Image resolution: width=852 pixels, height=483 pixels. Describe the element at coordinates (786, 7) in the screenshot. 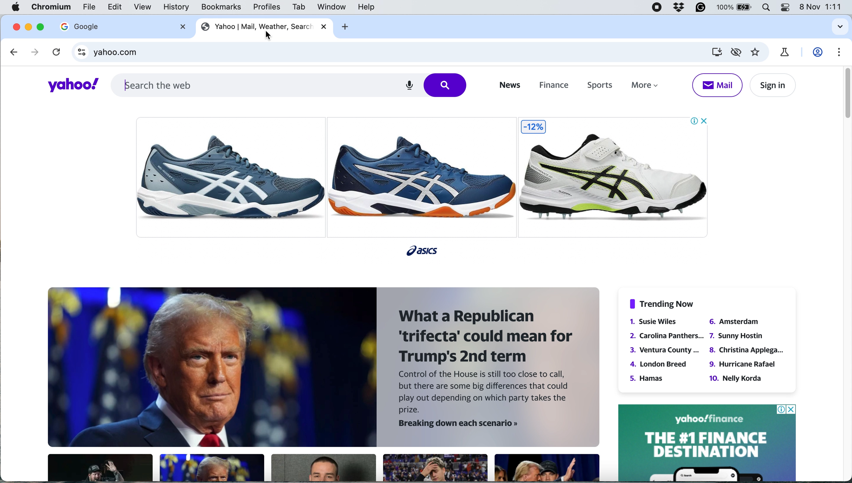

I see `control center` at that location.